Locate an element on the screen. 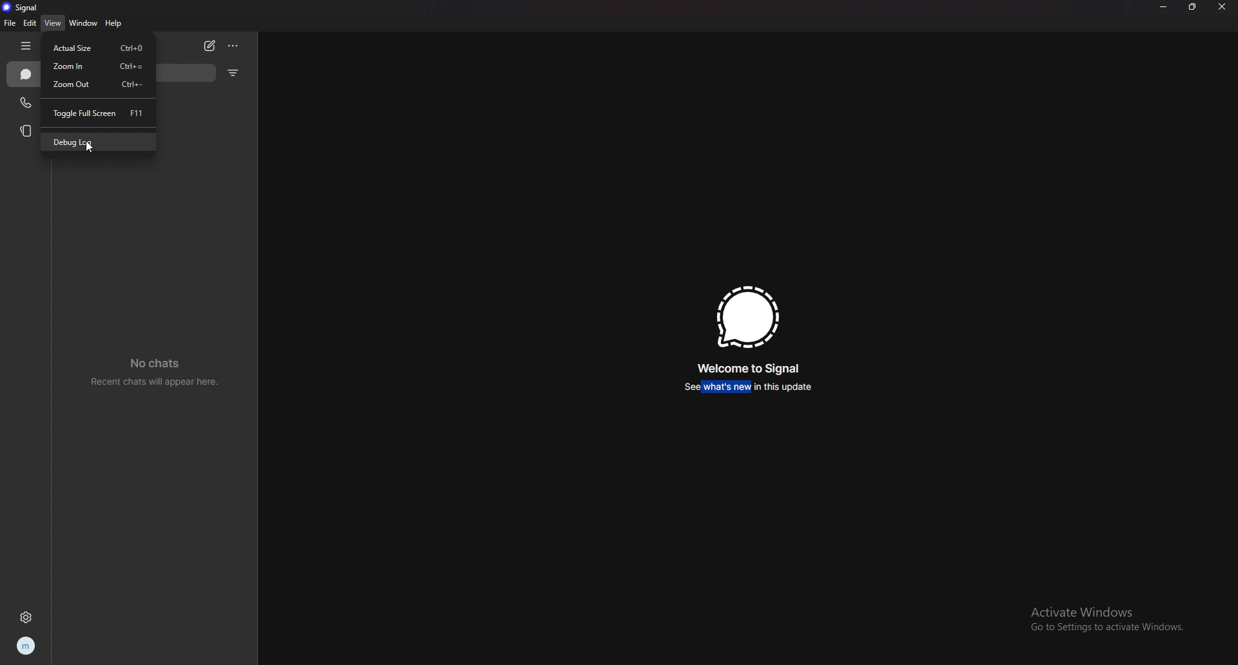 This screenshot has height=665, width=1238. welcome to signal is located at coordinates (751, 369).